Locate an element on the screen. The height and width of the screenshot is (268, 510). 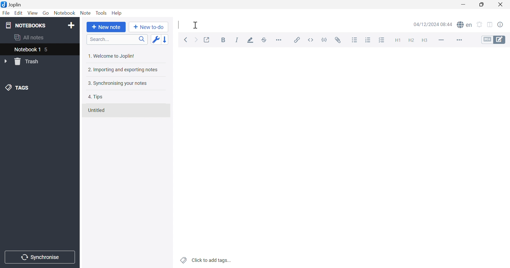
Help is located at coordinates (116, 13).